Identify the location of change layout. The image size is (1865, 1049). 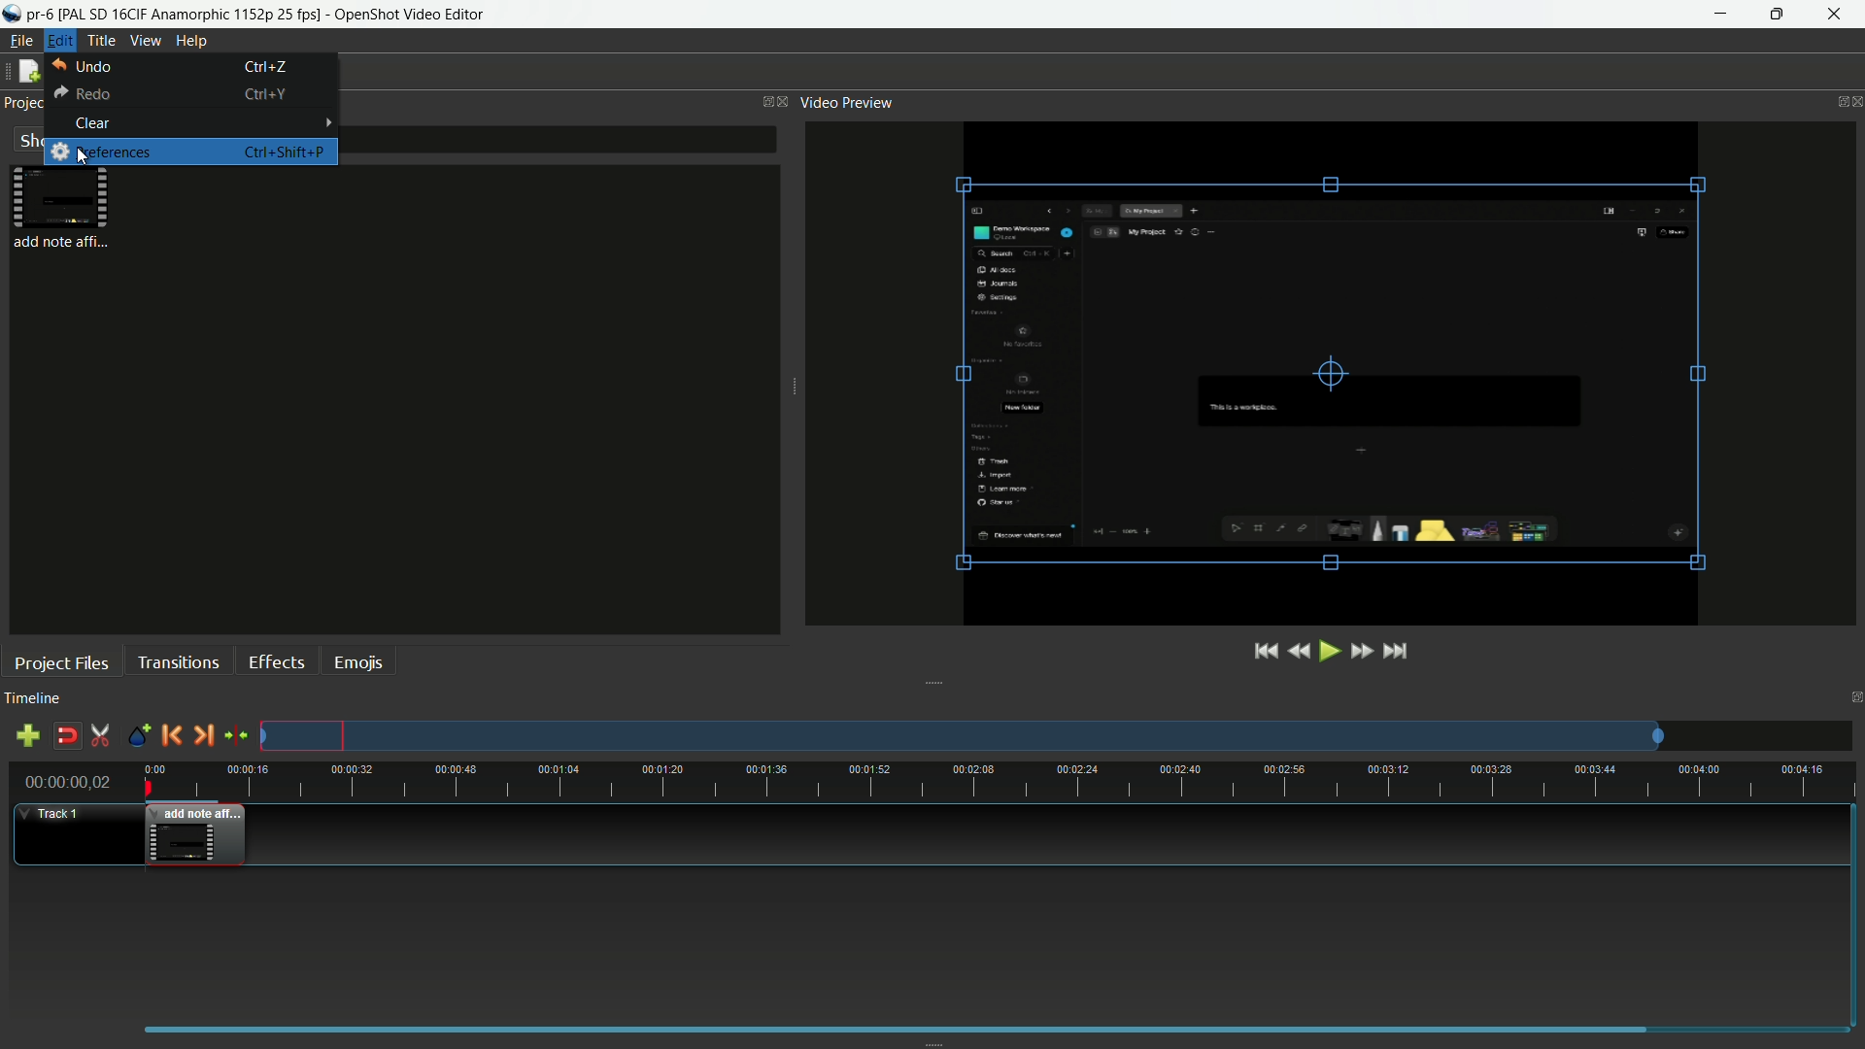
(1836, 100).